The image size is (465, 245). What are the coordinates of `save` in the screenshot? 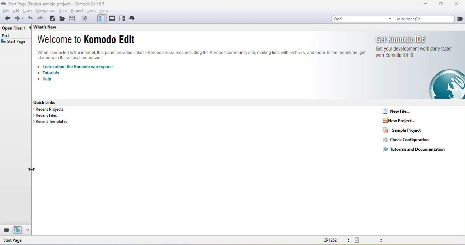 It's located at (73, 19).